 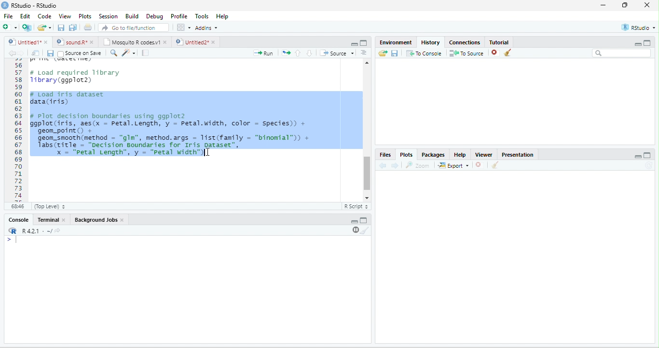 I want to click on scroll down, so click(x=367, y=198).